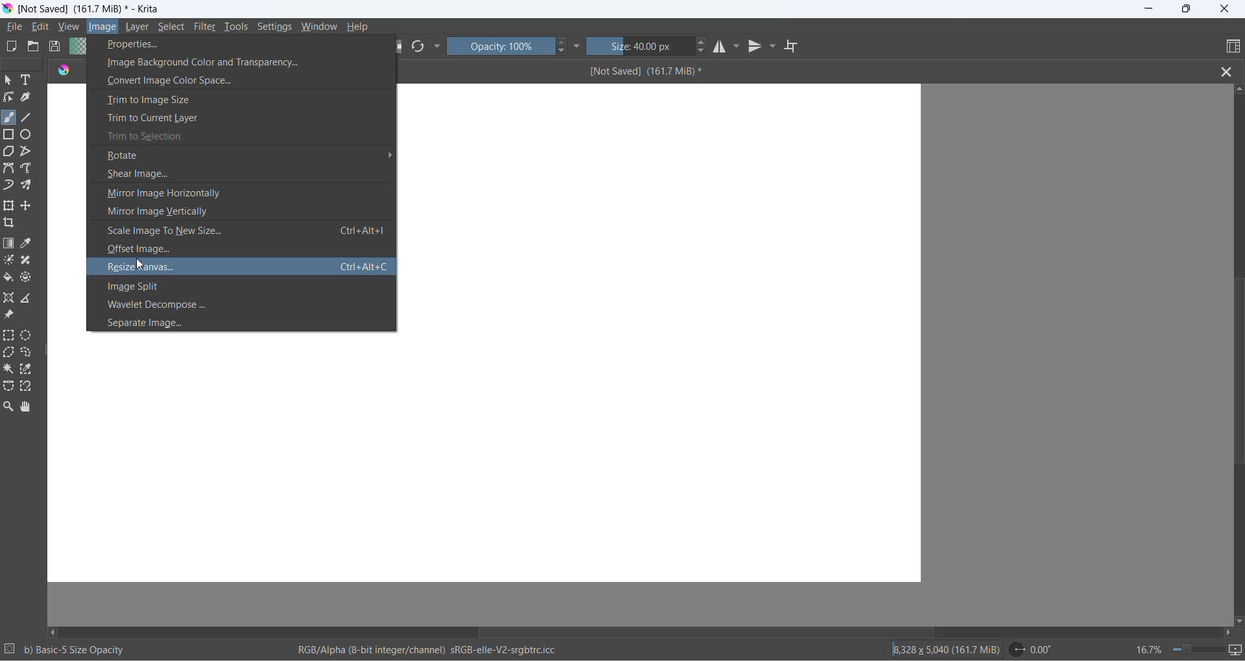 This screenshot has height=661, width=1245. Describe the element at coordinates (239, 324) in the screenshot. I see `separate image` at that location.